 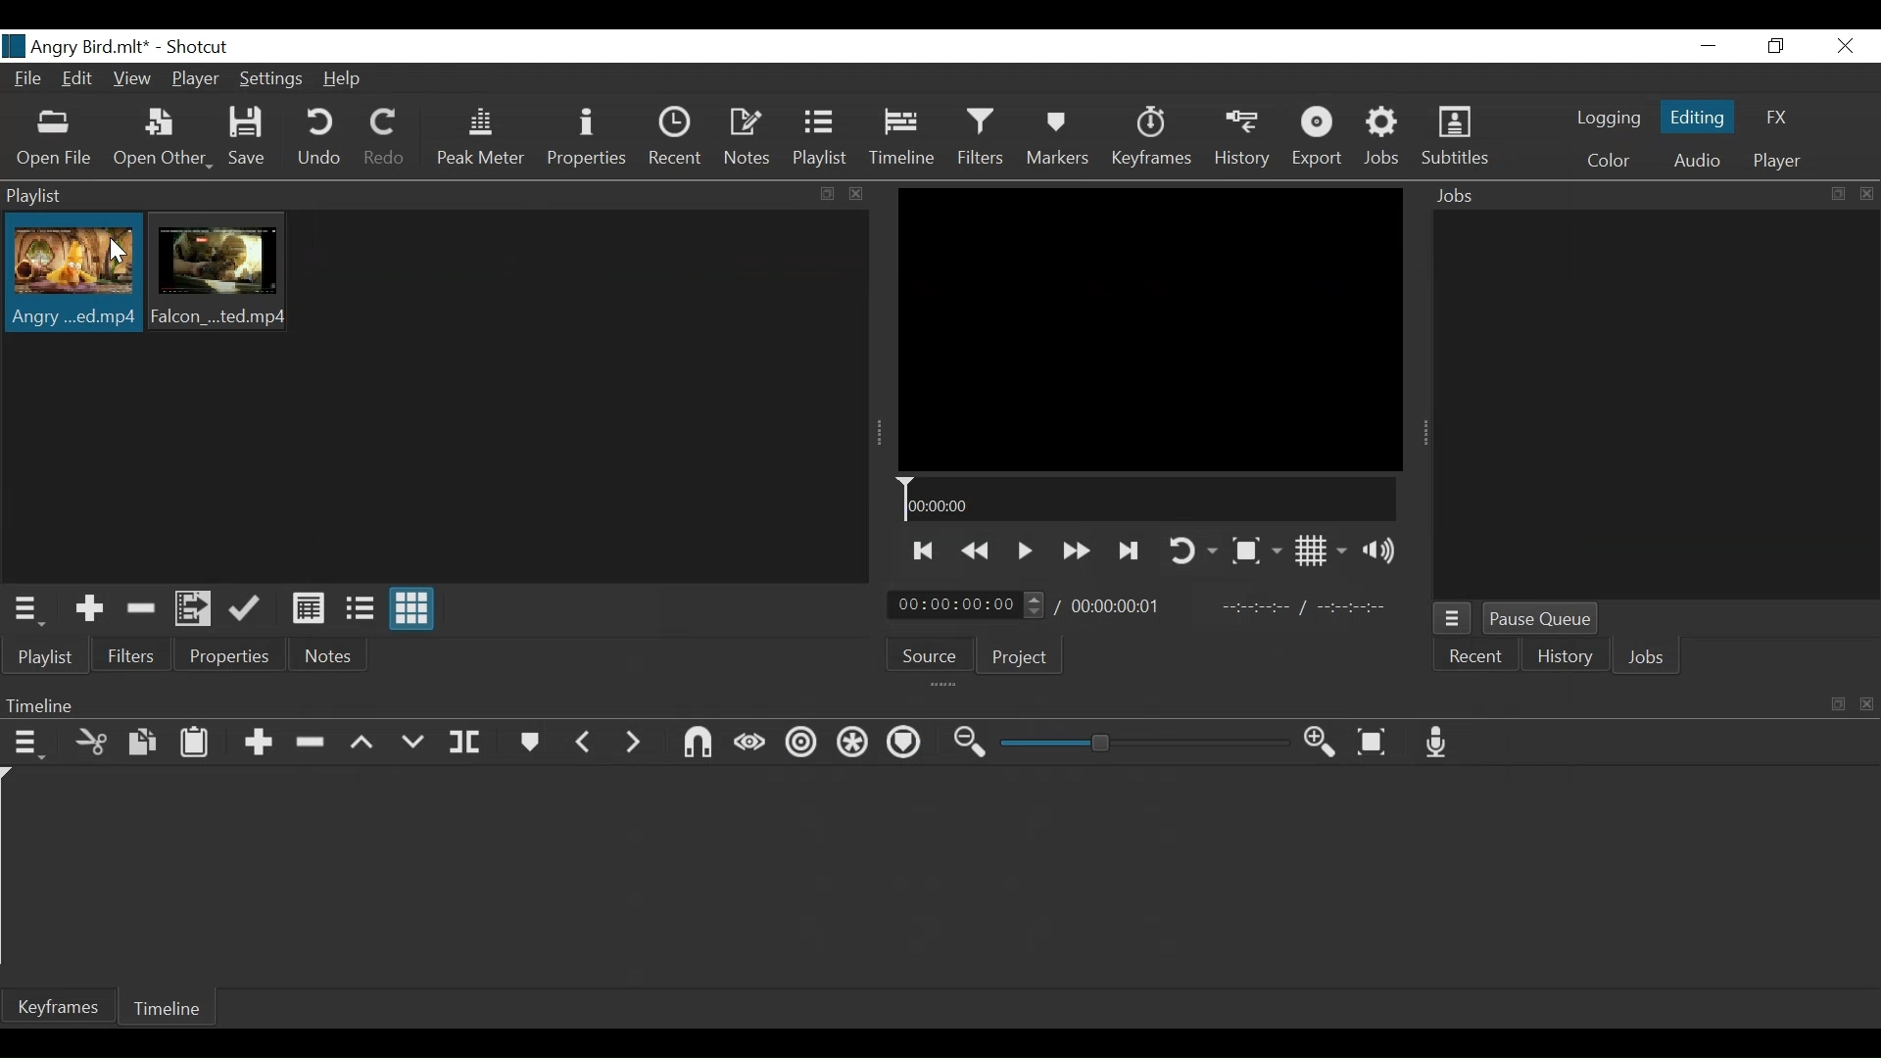 I want to click on Toggle display grid on player, so click(x=1322, y=552).